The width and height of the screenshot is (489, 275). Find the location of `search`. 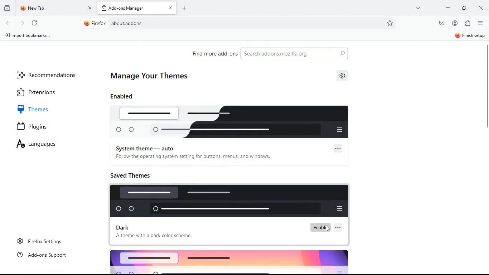

search is located at coordinates (301, 53).